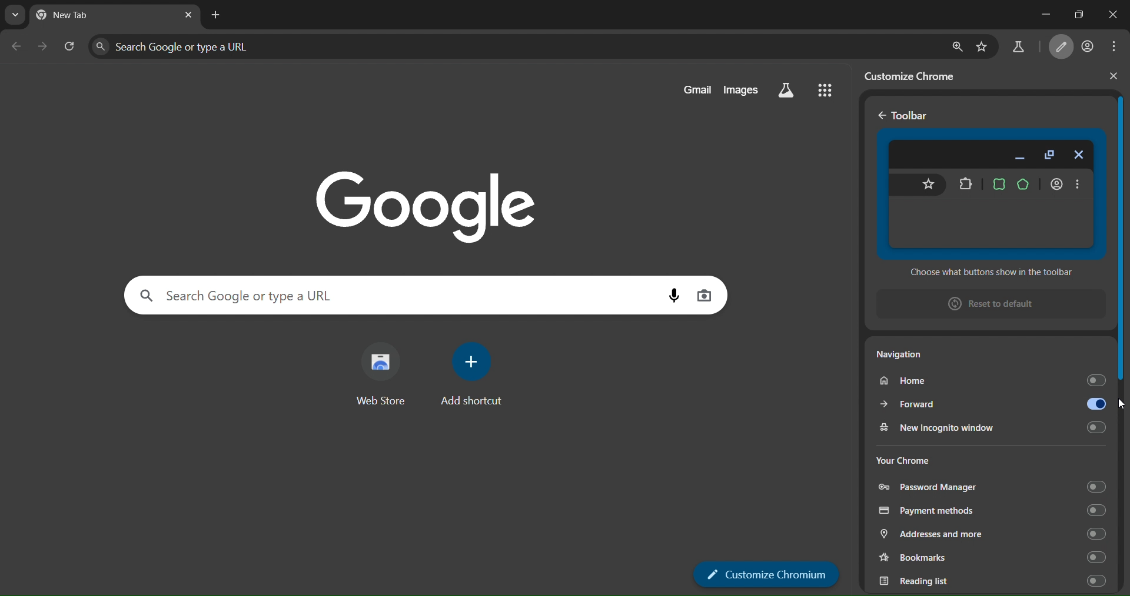 The height and width of the screenshot is (596, 1130). Describe the element at coordinates (985, 44) in the screenshot. I see `bookmark page` at that location.